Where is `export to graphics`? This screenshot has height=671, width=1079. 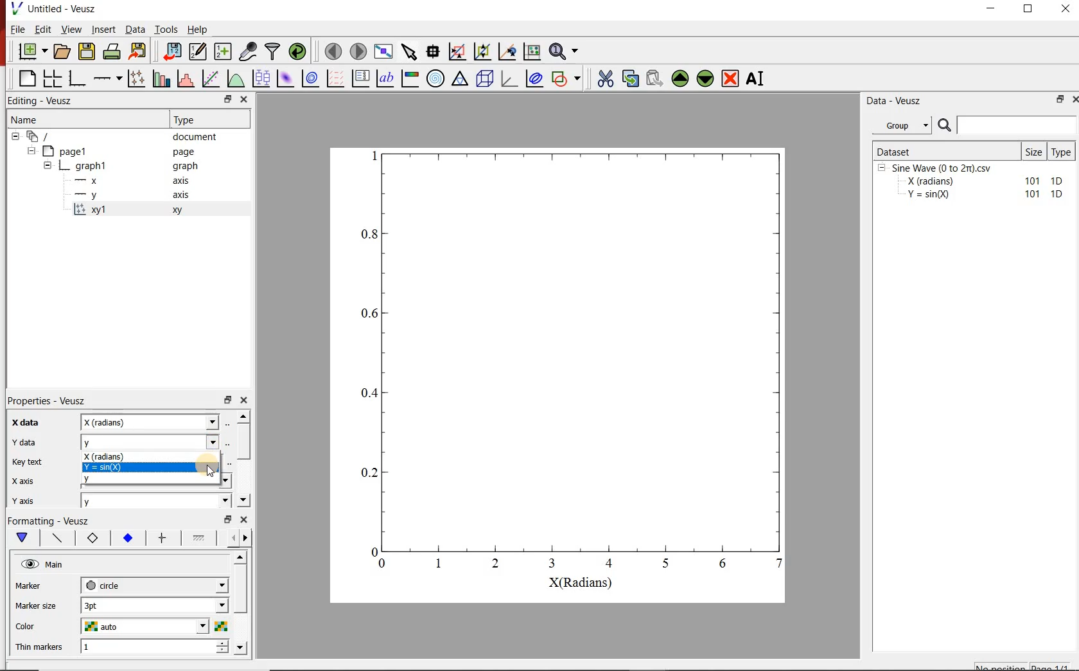
export to graphics is located at coordinates (139, 51).